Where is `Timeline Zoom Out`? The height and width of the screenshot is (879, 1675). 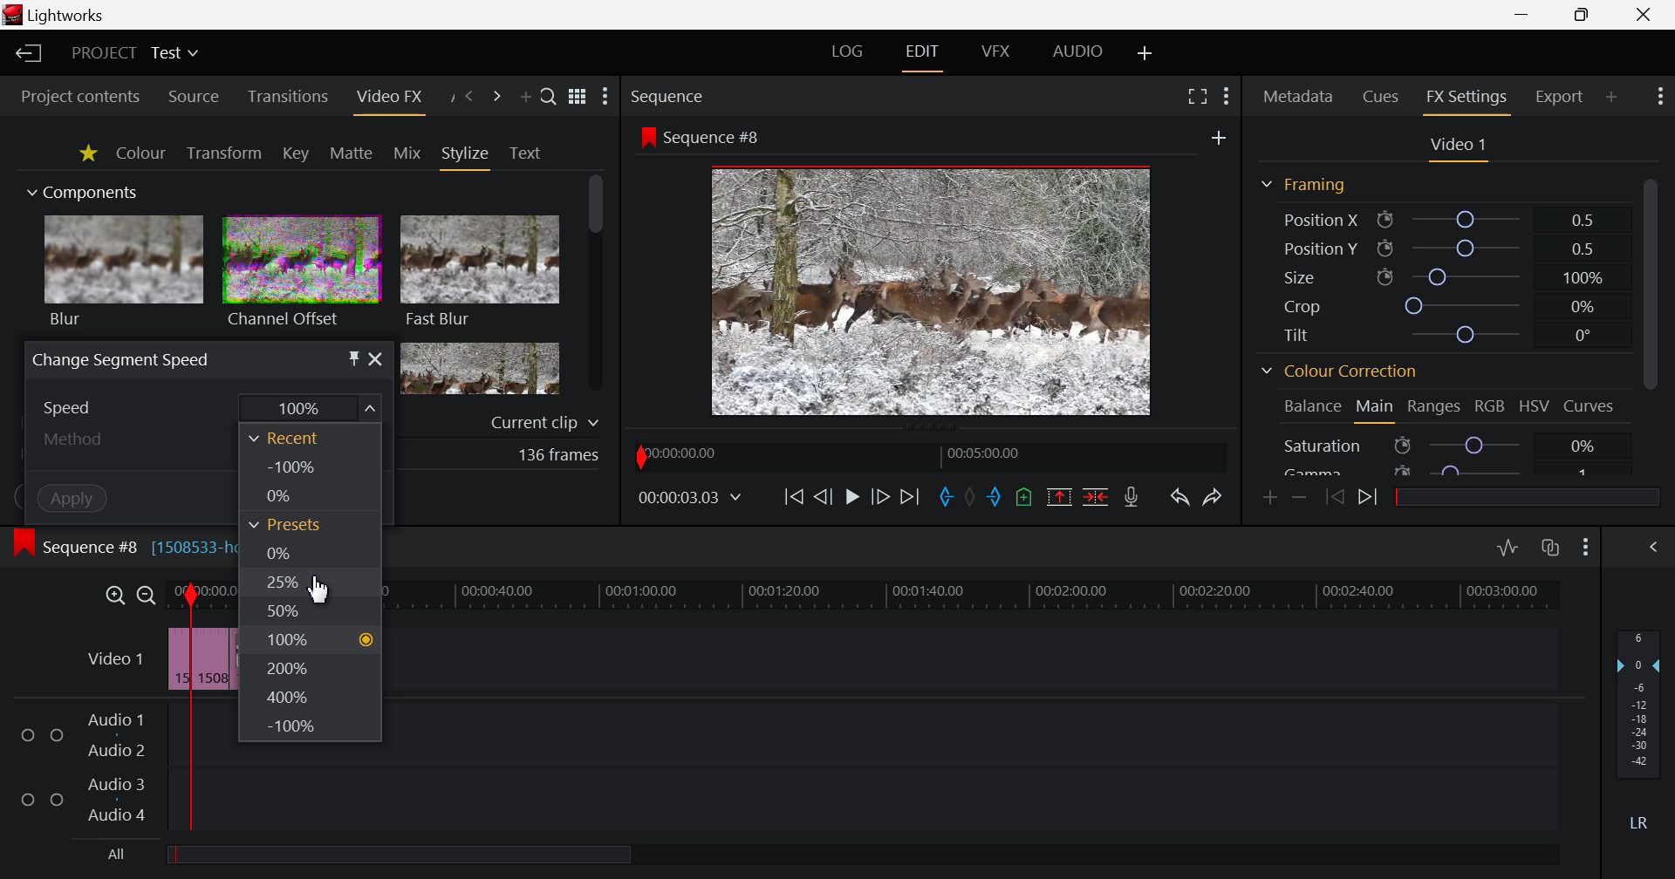
Timeline Zoom Out is located at coordinates (147, 596).